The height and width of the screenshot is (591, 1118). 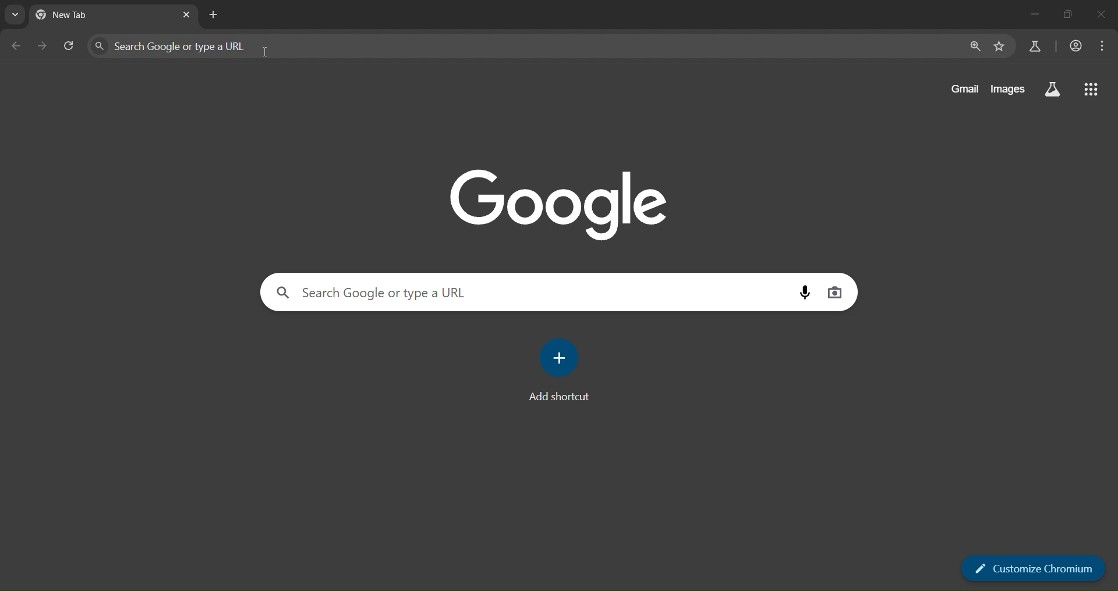 I want to click on images, so click(x=1009, y=88).